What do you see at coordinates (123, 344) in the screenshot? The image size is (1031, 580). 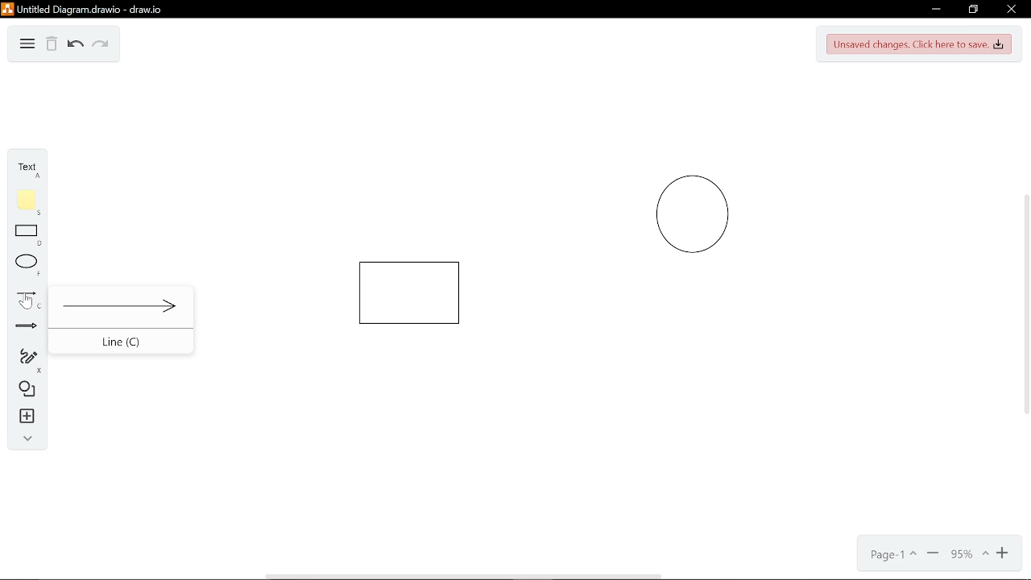 I see `Line (C)` at bounding box center [123, 344].